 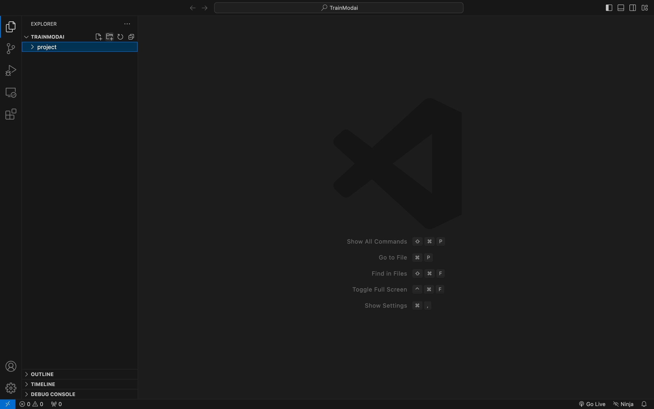 What do you see at coordinates (110, 36) in the screenshot?
I see `create folder` at bounding box center [110, 36].